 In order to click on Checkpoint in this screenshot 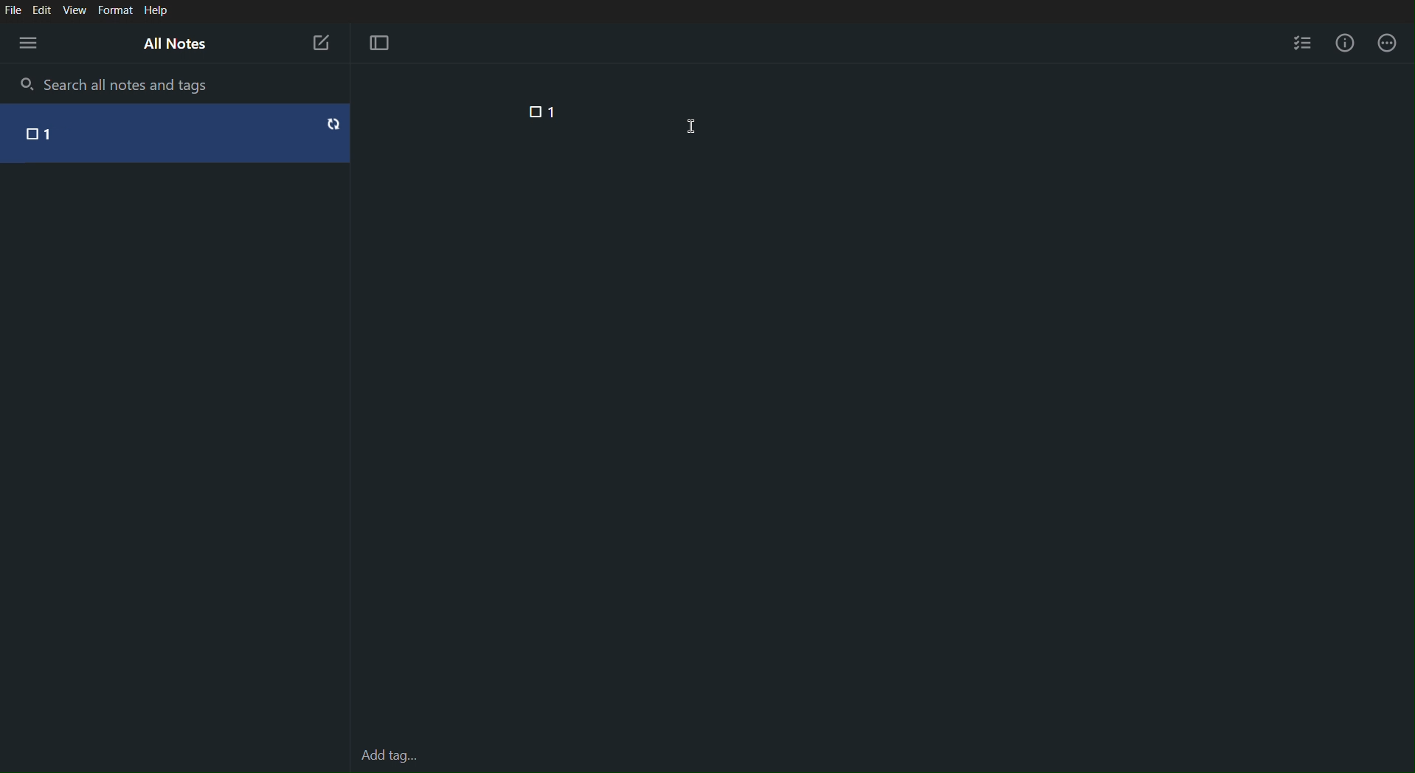, I will do `click(530, 111)`.